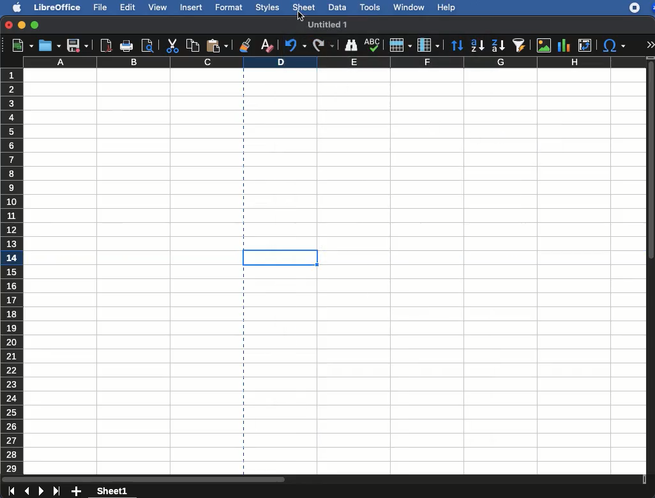 This screenshot has width=655, height=498. I want to click on row, so click(400, 45).